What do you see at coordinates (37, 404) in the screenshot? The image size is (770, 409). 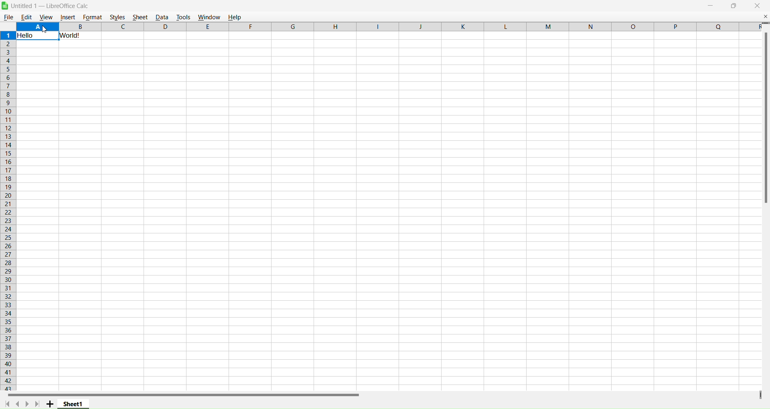 I see `Last Slide` at bounding box center [37, 404].